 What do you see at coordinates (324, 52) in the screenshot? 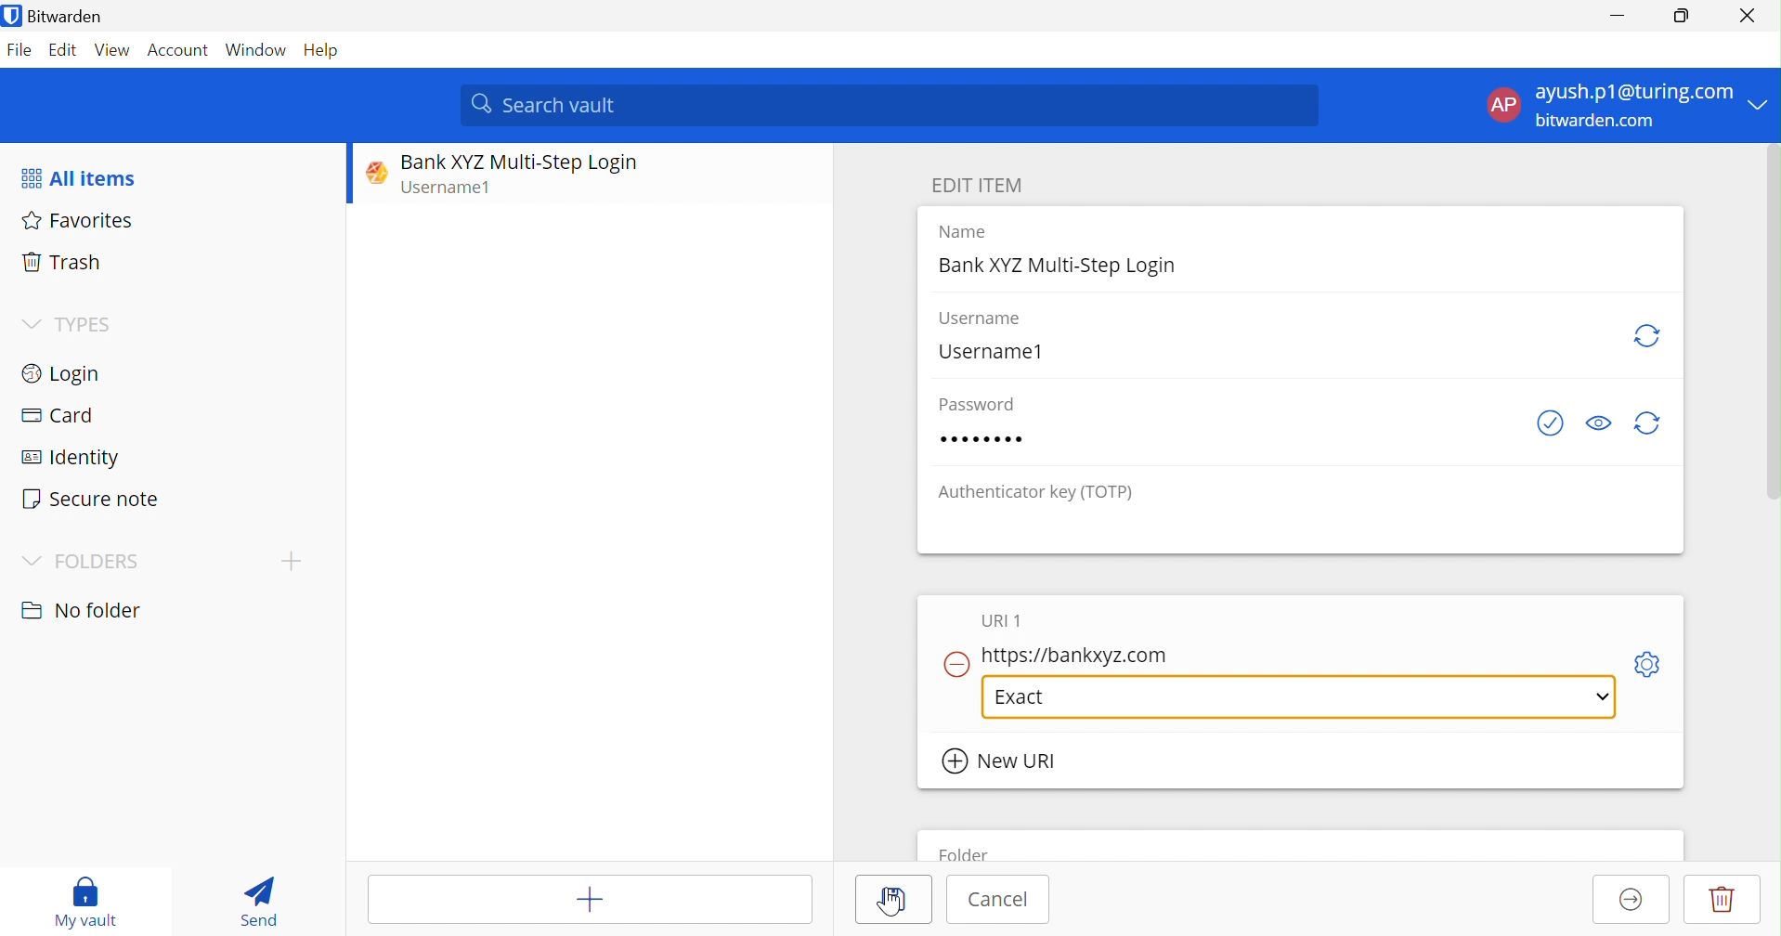
I see `Help` at bounding box center [324, 52].